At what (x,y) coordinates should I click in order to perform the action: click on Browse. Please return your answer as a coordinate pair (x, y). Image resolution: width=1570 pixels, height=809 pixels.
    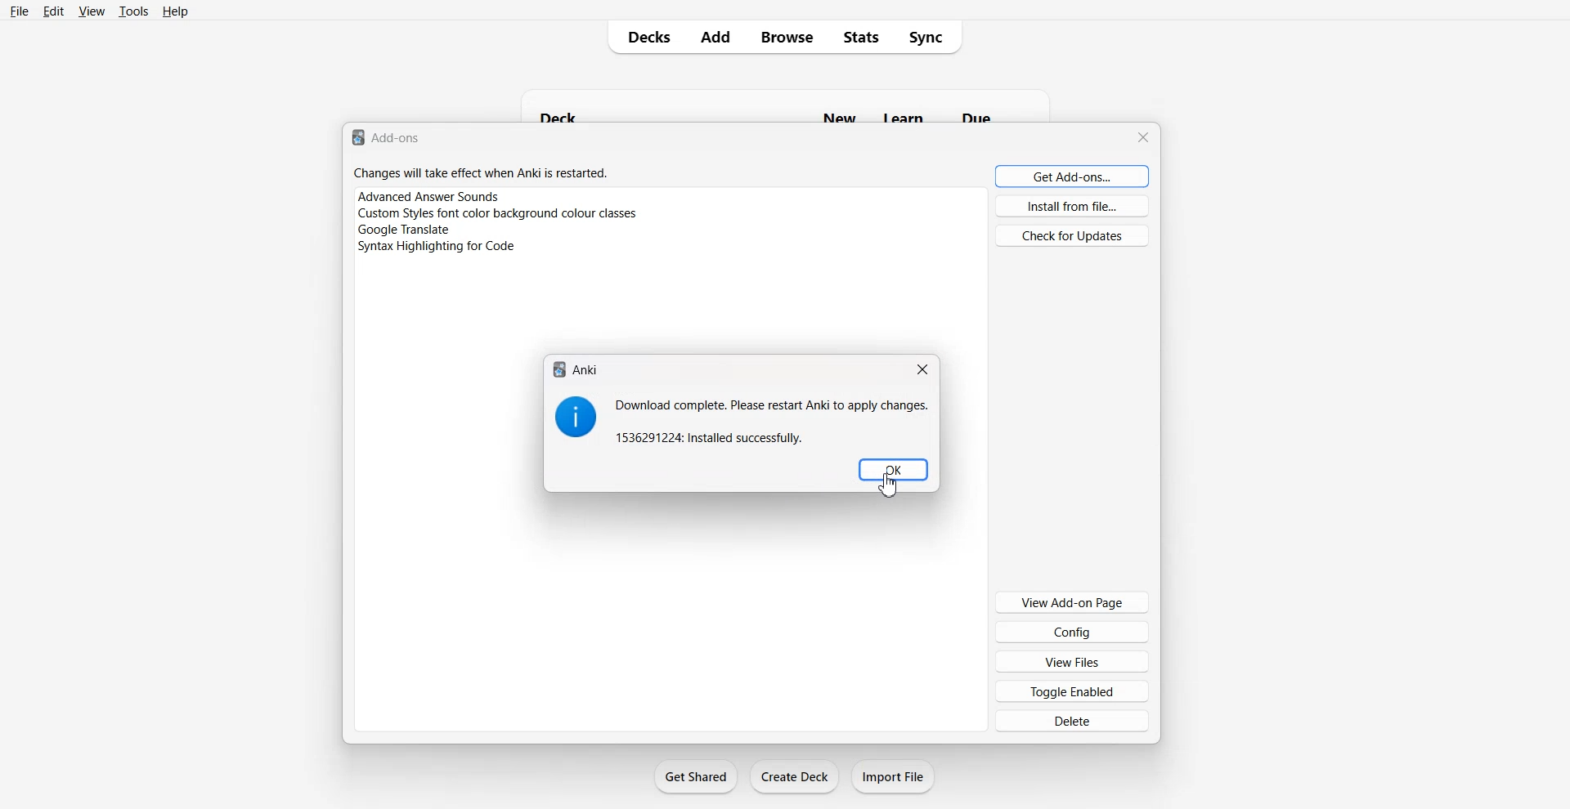
    Looking at the image, I should click on (787, 37).